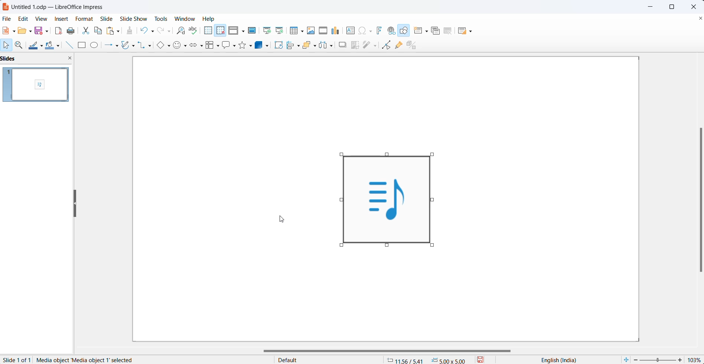 This screenshot has height=364, width=704. What do you see at coordinates (351, 30) in the screenshot?
I see `insert text` at bounding box center [351, 30].